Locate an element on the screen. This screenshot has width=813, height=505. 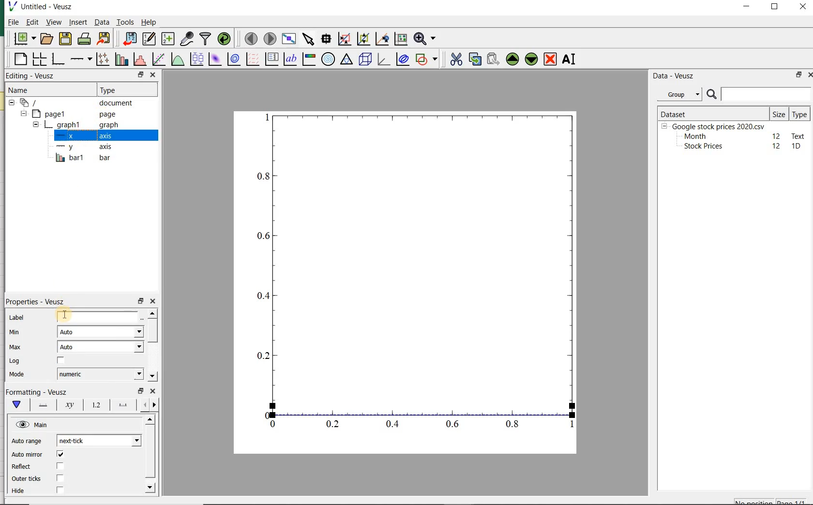
DATASET is located at coordinates (712, 112).